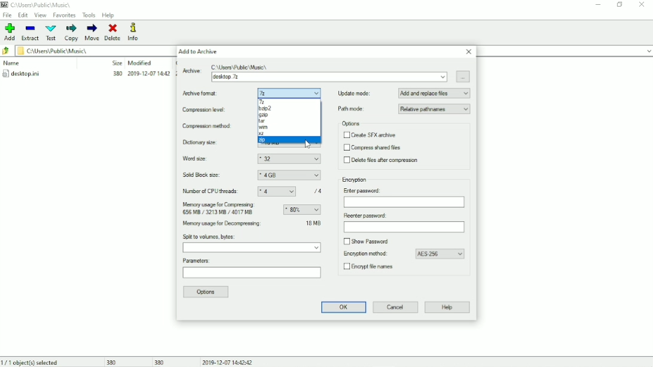  What do you see at coordinates (252, 225) in the screenshot?
I see `Memory usage for Decompressing` at bounding box center [252, 225].